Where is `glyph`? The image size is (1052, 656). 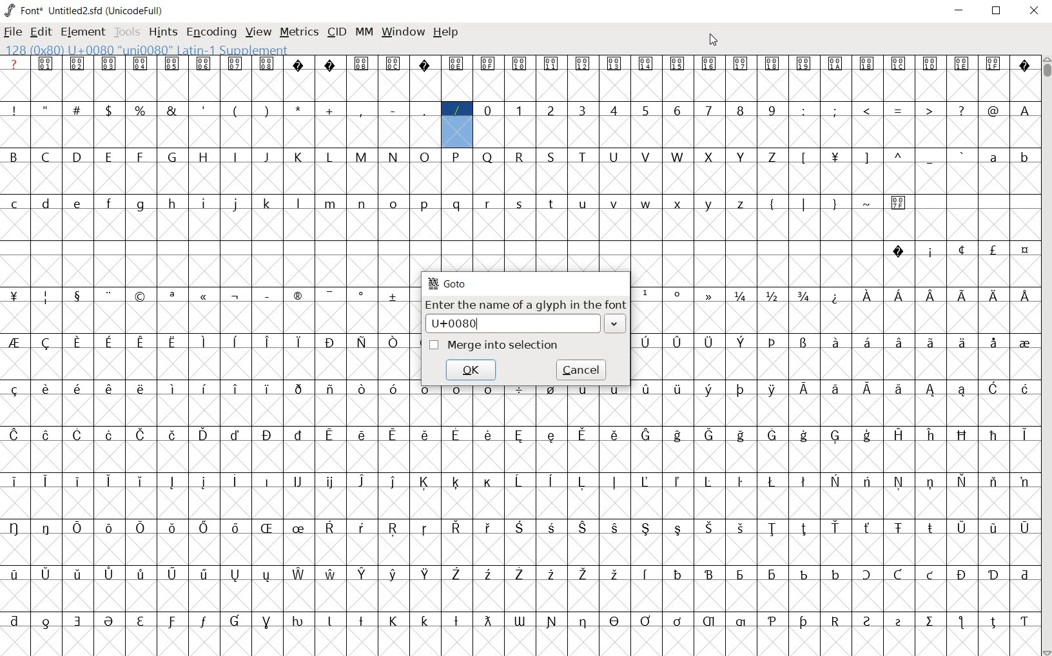 glyph is located at coordinates (425, 389).